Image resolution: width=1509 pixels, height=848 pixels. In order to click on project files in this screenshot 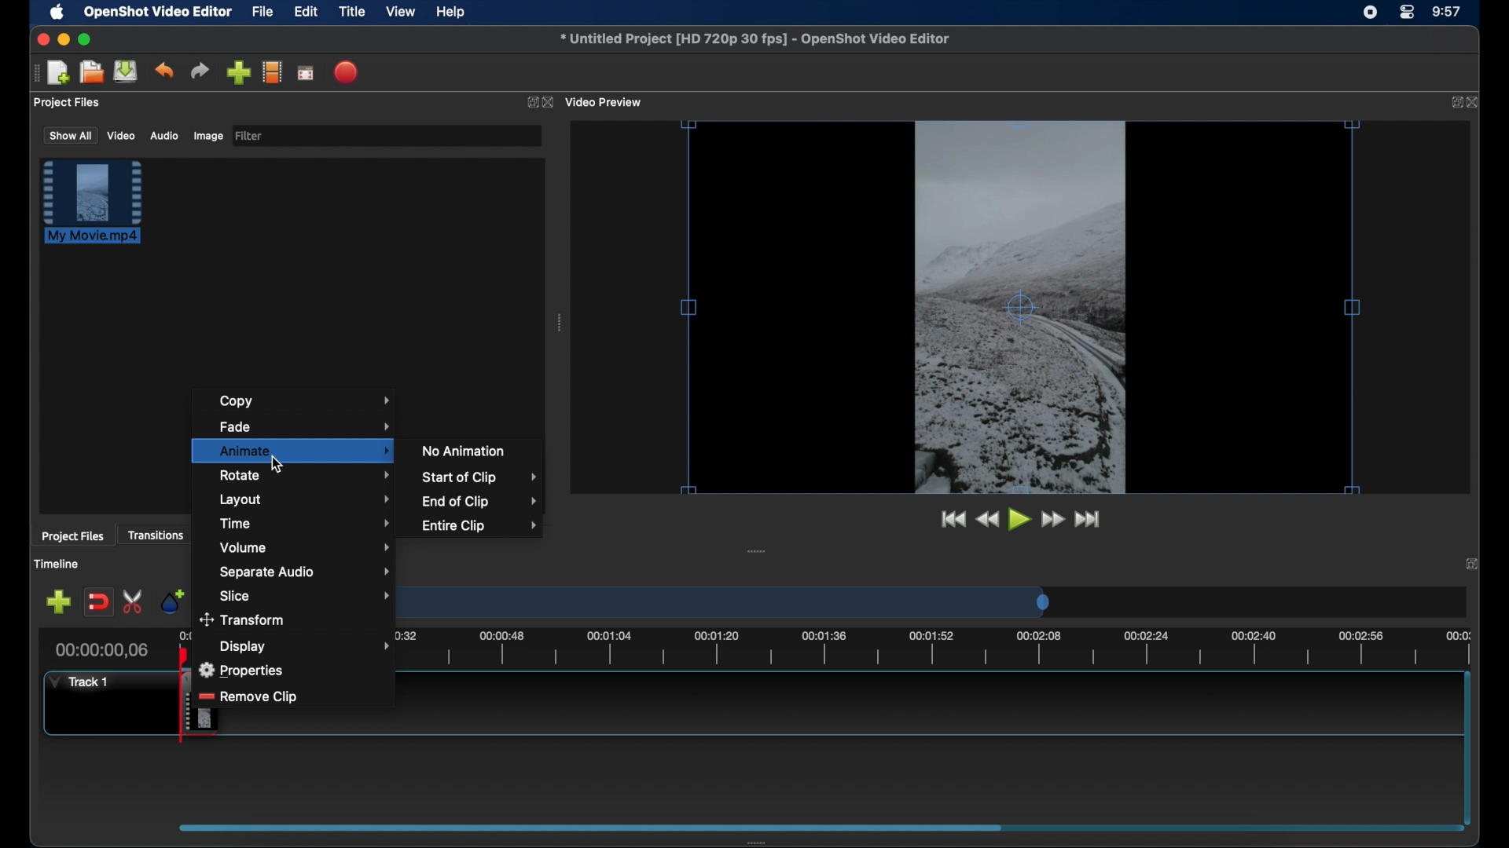, I will do `click(68, 103)`.